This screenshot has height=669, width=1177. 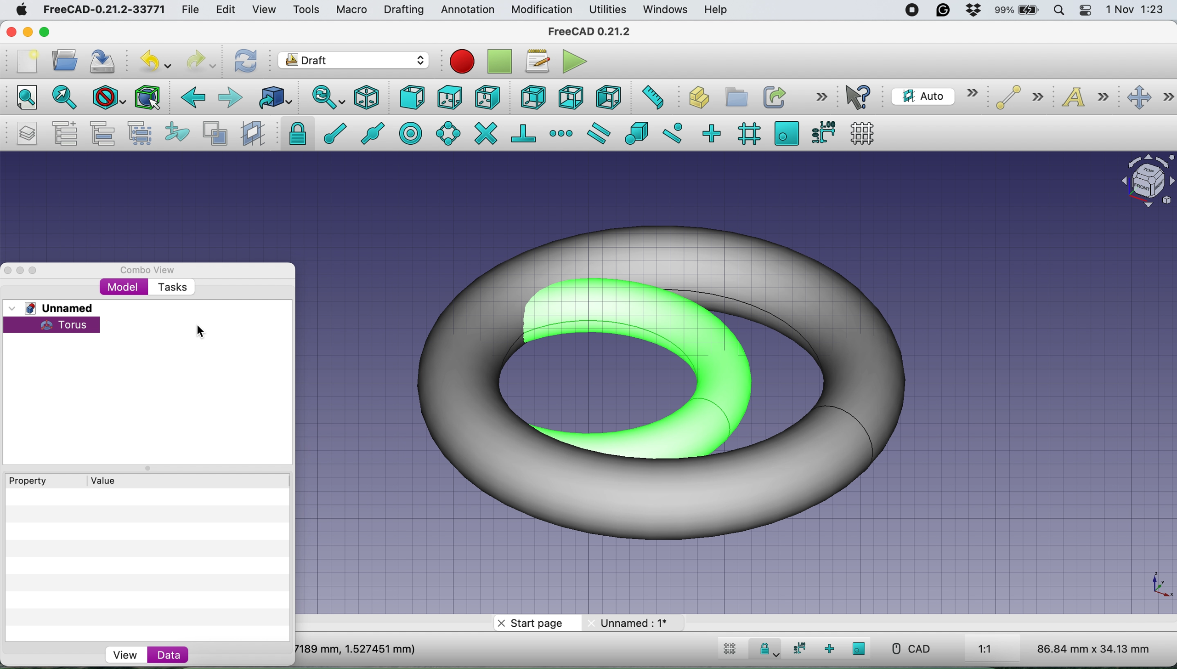 I want to click on line, so click(x=1016, y=98).